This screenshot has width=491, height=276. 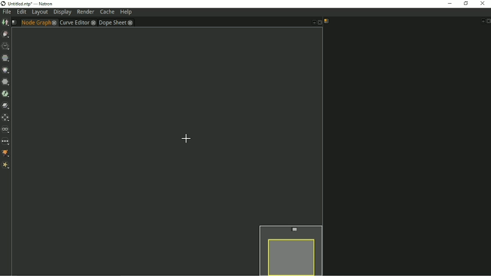 What do you see at coordinates (326, 21) in the screenshot?
I see `Script name` at bounding box center [326, 21].